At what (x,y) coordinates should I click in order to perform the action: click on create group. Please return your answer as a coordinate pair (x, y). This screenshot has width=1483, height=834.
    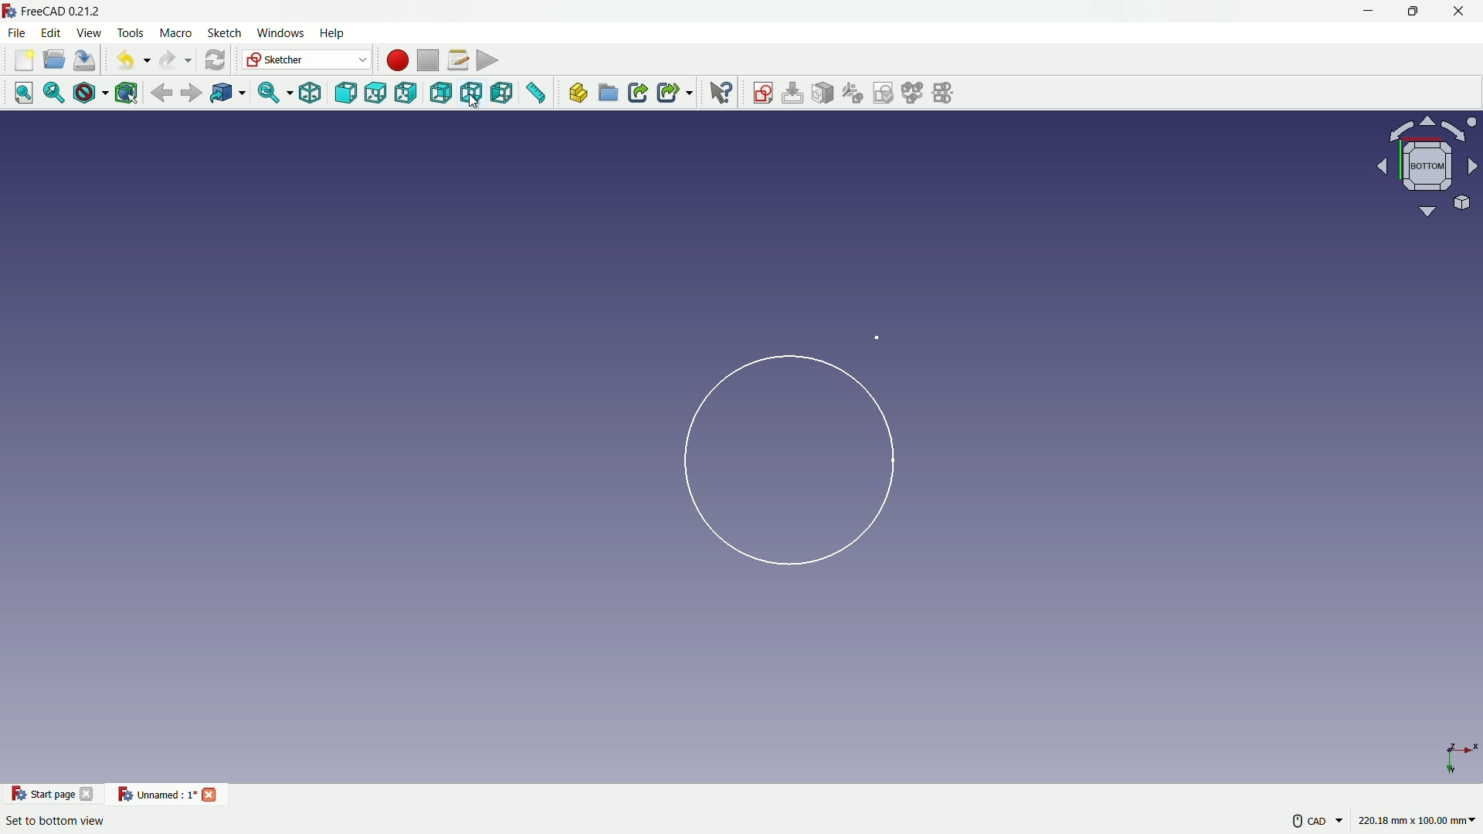
    Looking at the image, I should click on (609, 94).